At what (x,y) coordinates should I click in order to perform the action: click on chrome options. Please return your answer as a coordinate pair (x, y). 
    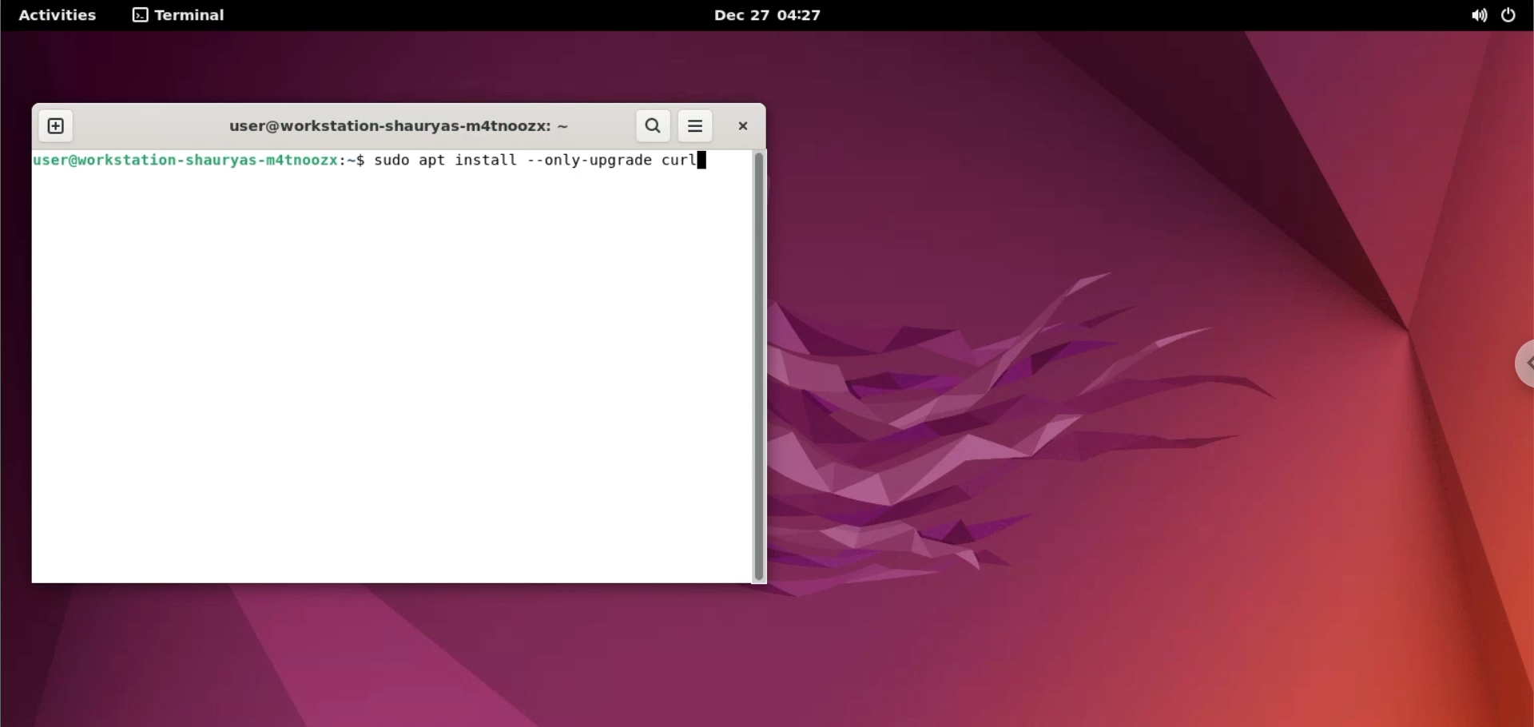
    Looking at the image, I should click on (1519, 364).